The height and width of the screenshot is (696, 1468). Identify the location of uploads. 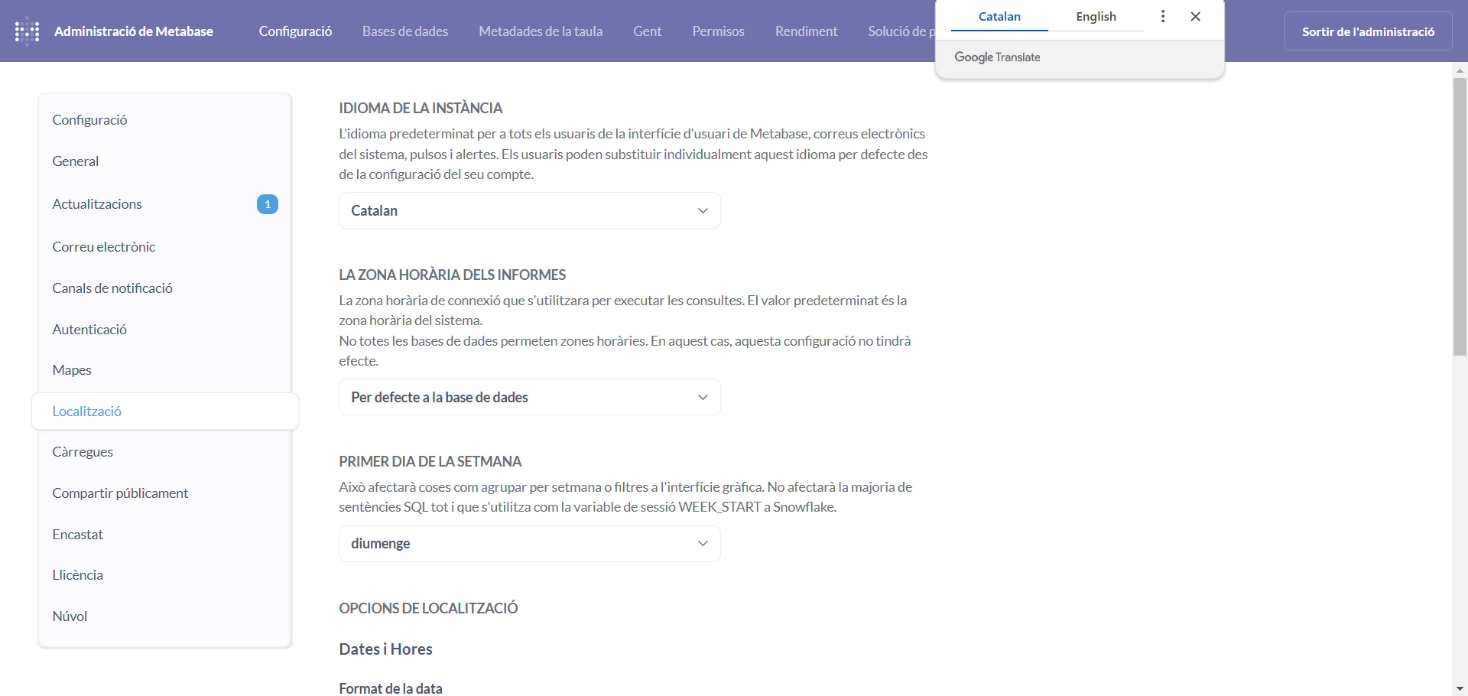
(150, 449).